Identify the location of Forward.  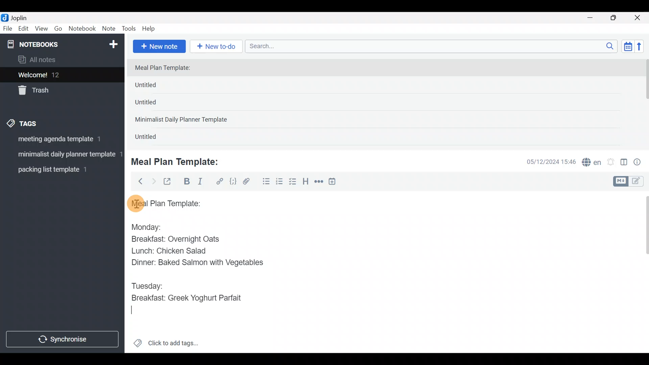
(153, 181).